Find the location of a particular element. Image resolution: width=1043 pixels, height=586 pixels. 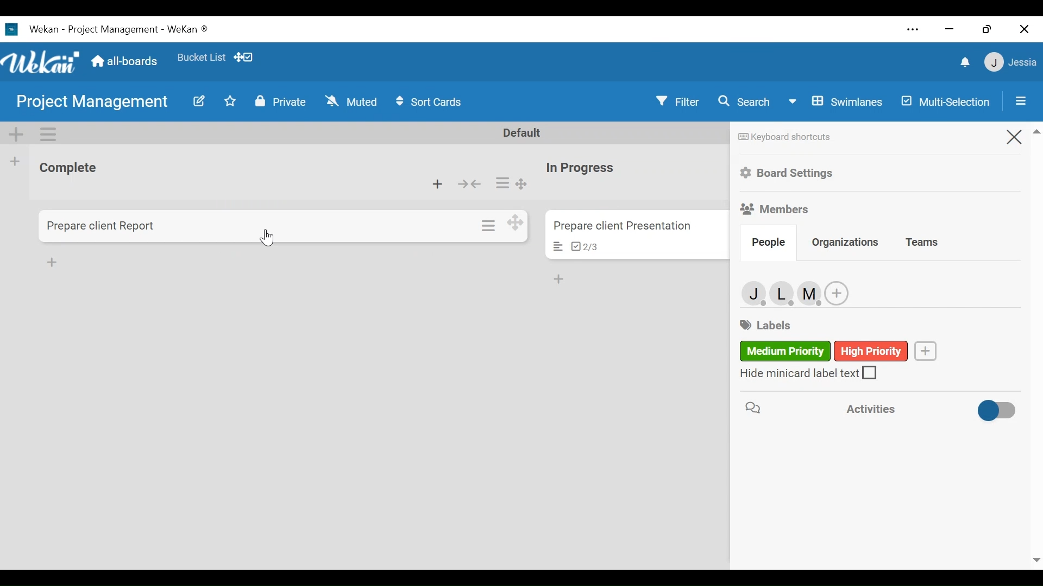

Create a label is located at coordinates (925, 351).